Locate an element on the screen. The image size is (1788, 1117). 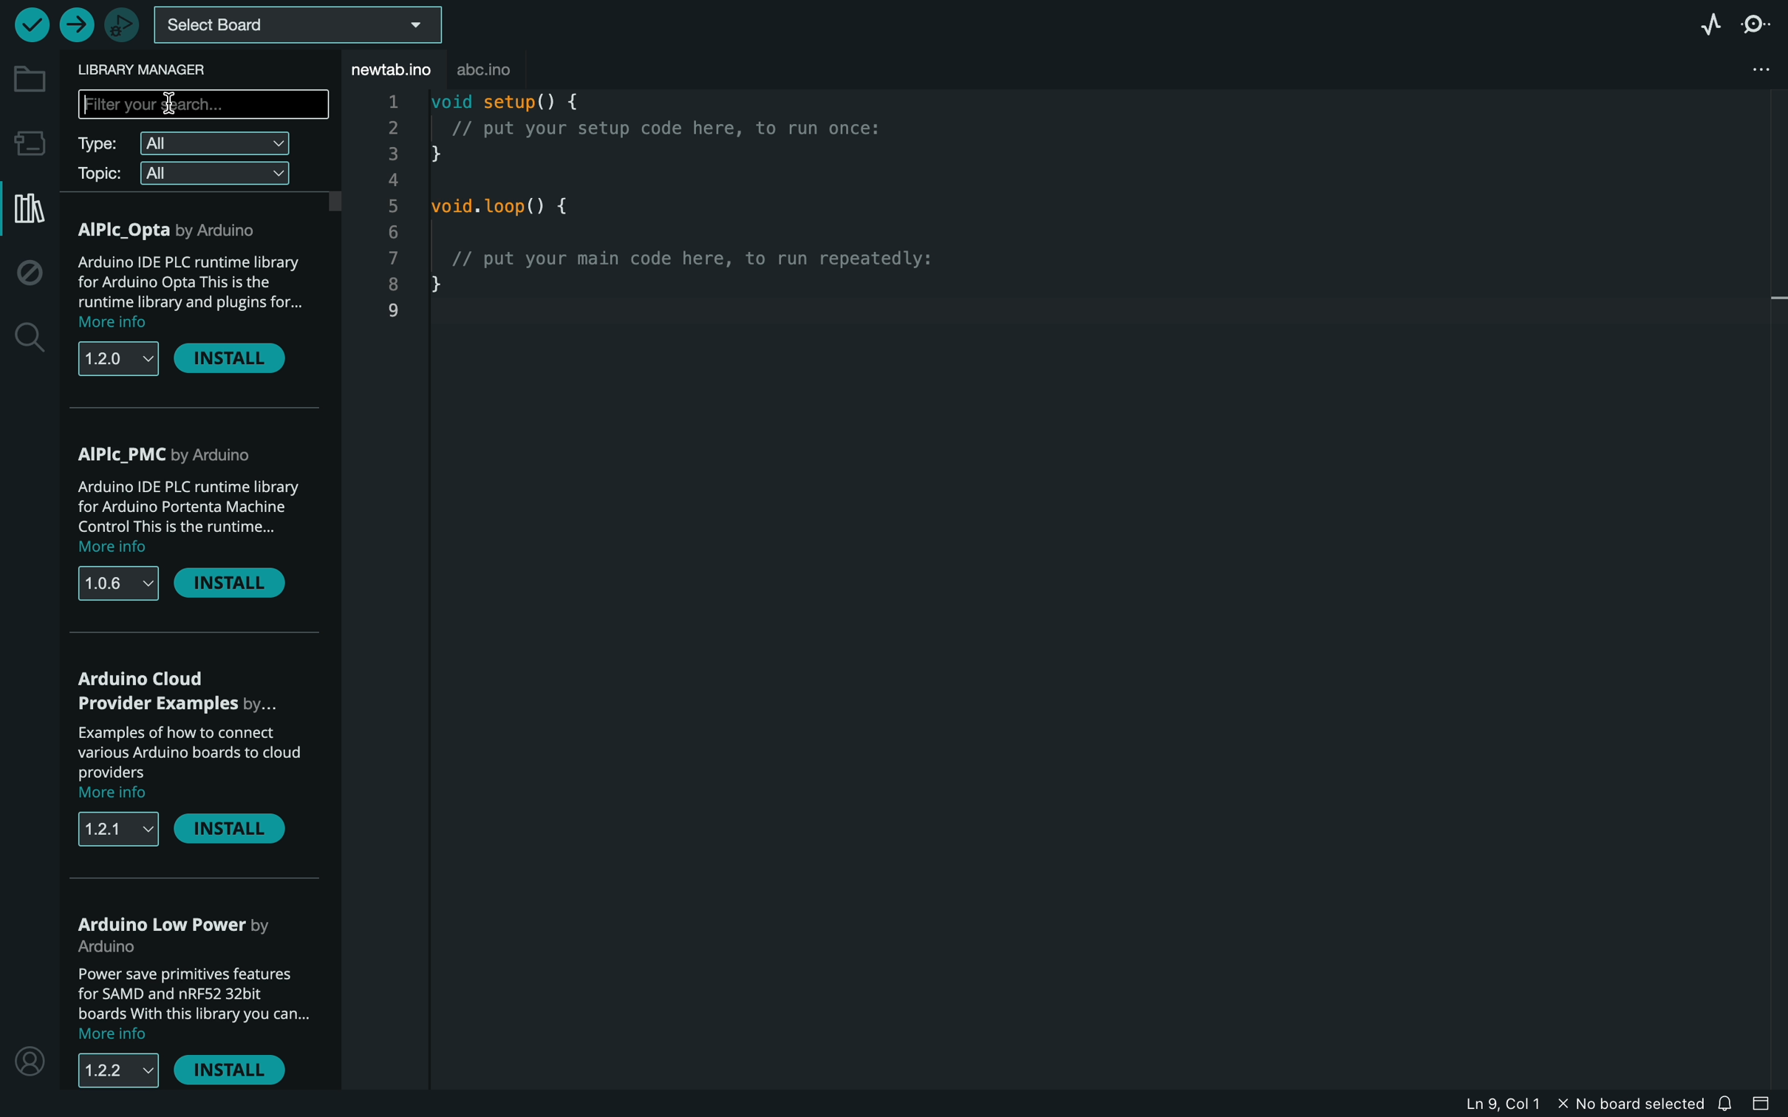
notification is located at coordinates (1727, 1104).